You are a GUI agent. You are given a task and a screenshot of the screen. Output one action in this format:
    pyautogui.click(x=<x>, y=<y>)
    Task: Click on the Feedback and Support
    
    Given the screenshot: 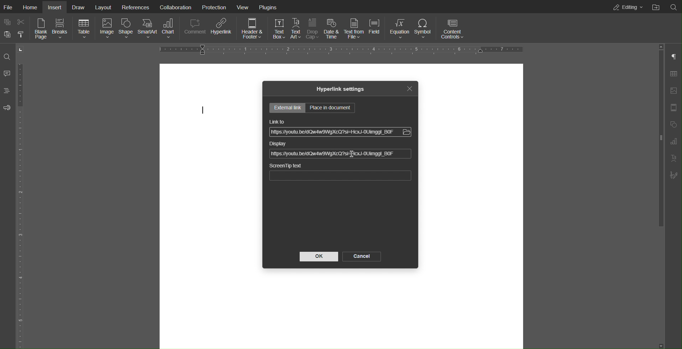 What is the action you would take?
    pyautogui.click(x=7, y=108)
    